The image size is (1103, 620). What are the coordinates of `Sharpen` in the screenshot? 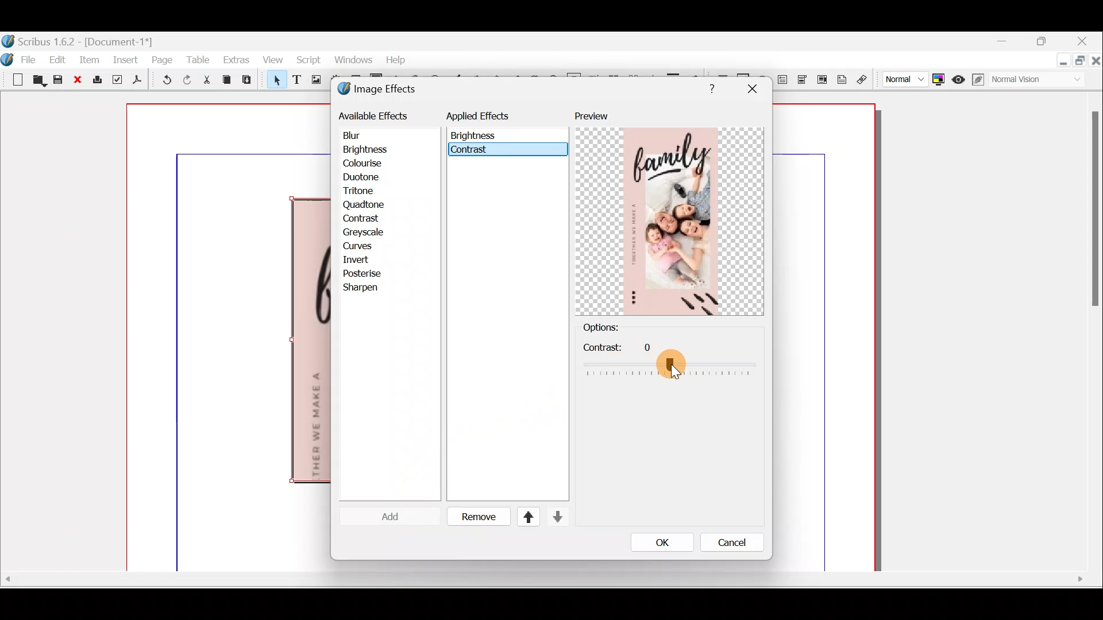 It's located at (367, 289).